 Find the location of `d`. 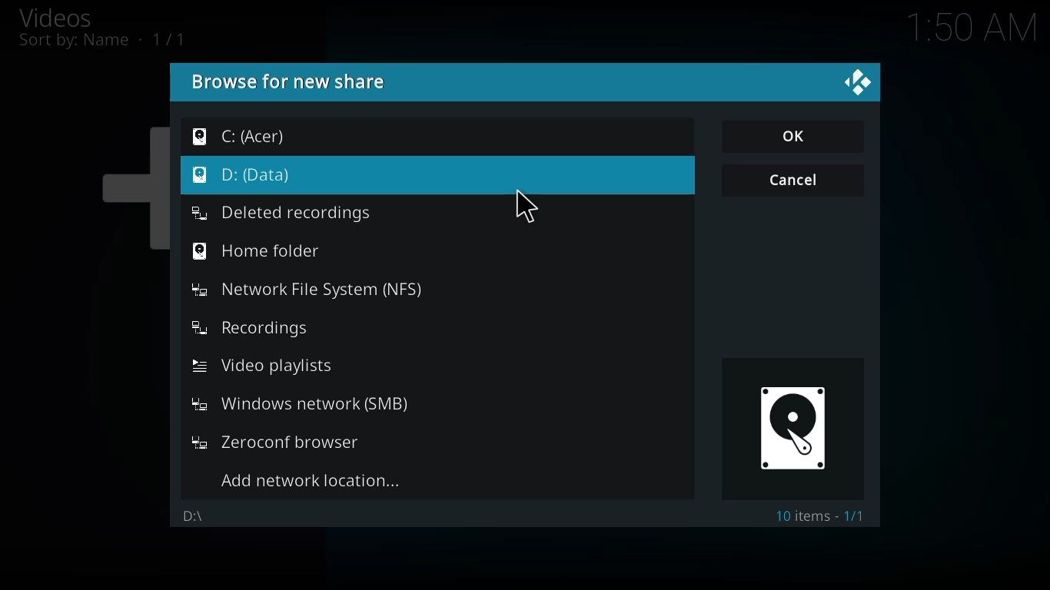

d is located at coordinates (238, 175).